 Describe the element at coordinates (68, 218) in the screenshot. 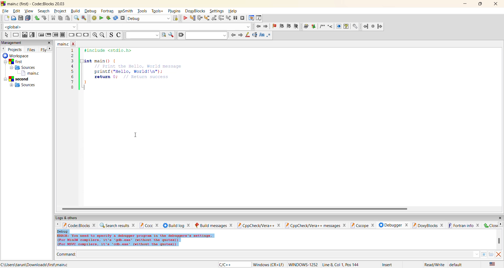

I see `logs and others` at that location.